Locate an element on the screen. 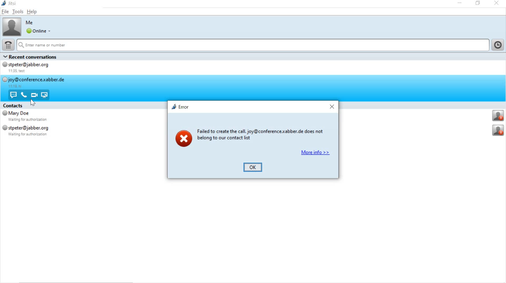 The height and width of the screenshot is (283, 506). account picture is located at coordinates (11, 26).